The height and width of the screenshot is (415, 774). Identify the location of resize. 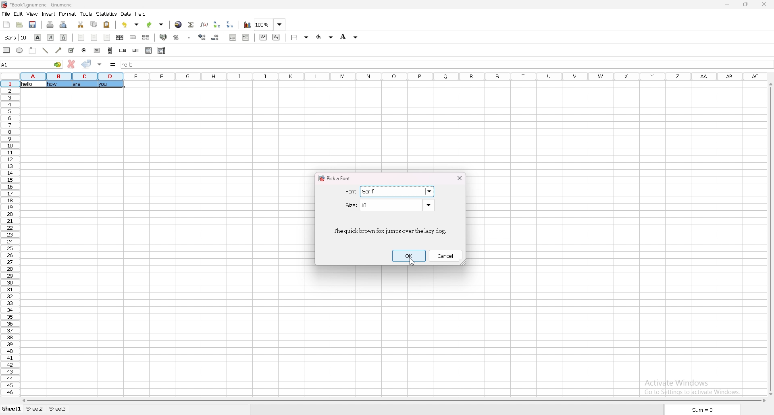
(747, 4).